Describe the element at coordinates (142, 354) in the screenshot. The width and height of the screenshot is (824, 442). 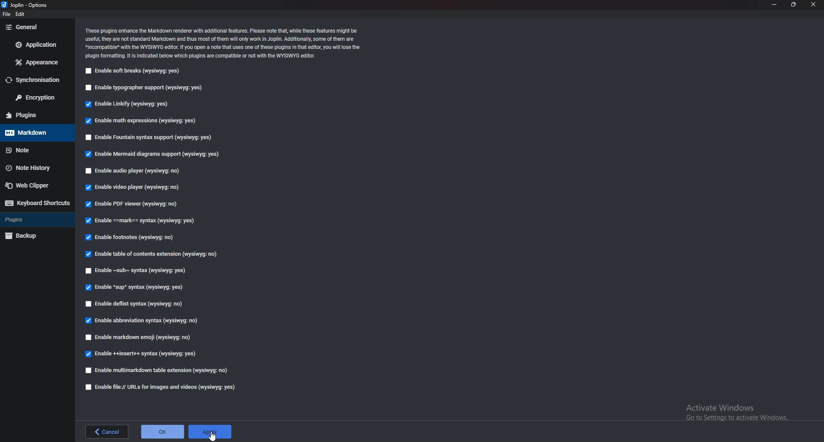
I see `enable insert syntax` at that location.